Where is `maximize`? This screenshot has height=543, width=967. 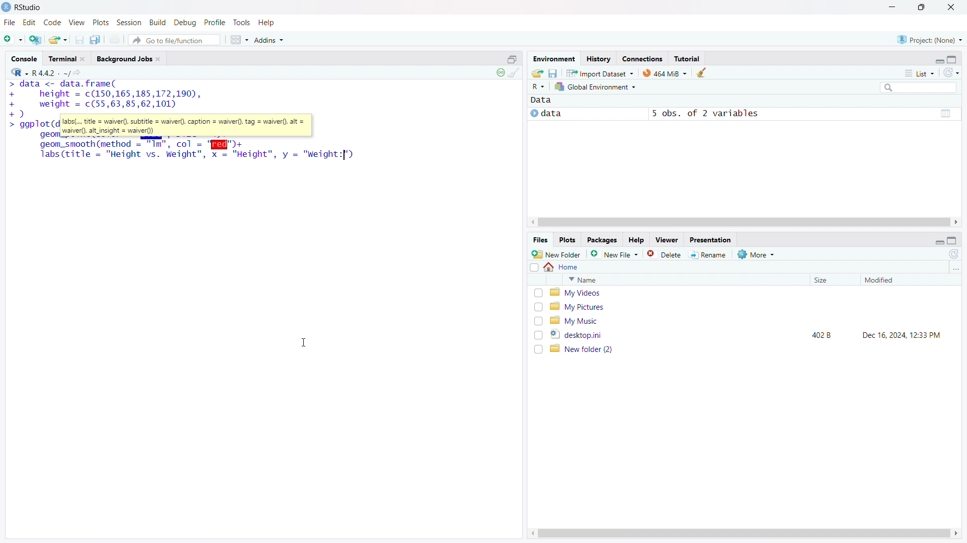 maximize is located at coordinates (923, 8).